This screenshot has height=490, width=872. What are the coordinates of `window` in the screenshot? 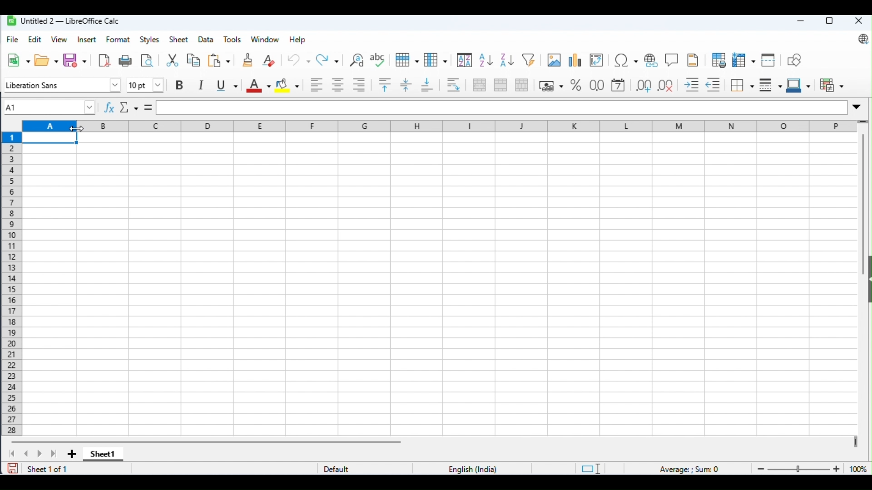 It's located at (266, 39).